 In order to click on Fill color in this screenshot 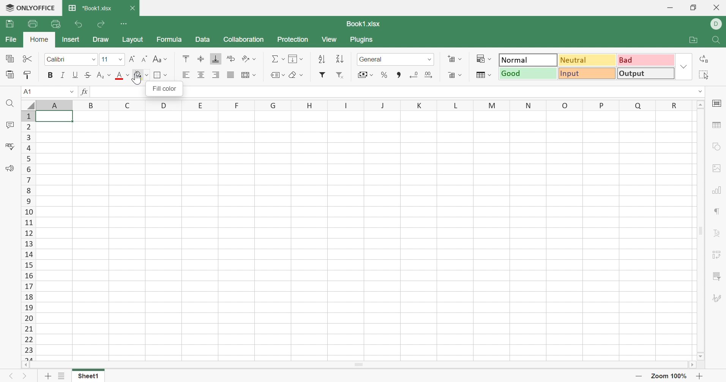, I will do `click(141, 75)`.